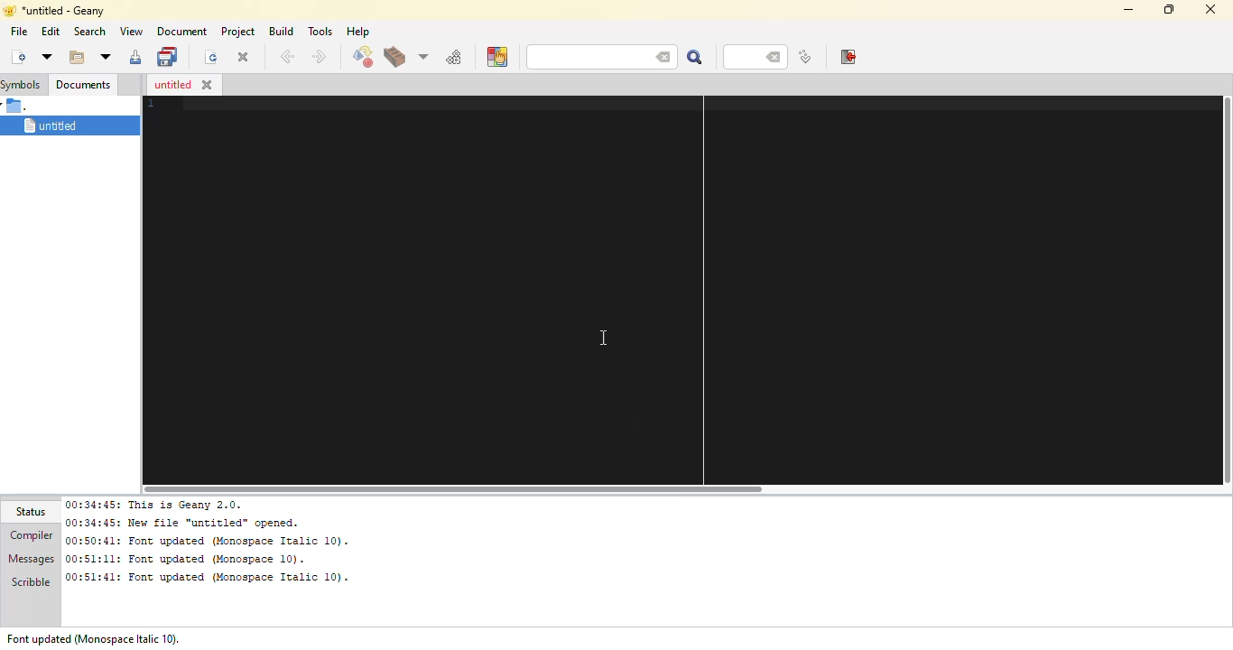 This screenshot has height=650, width=1233. What do you see at coordinates (46, 56) in the screenshot?
I see `new from template` at bounding box center [46, 56].